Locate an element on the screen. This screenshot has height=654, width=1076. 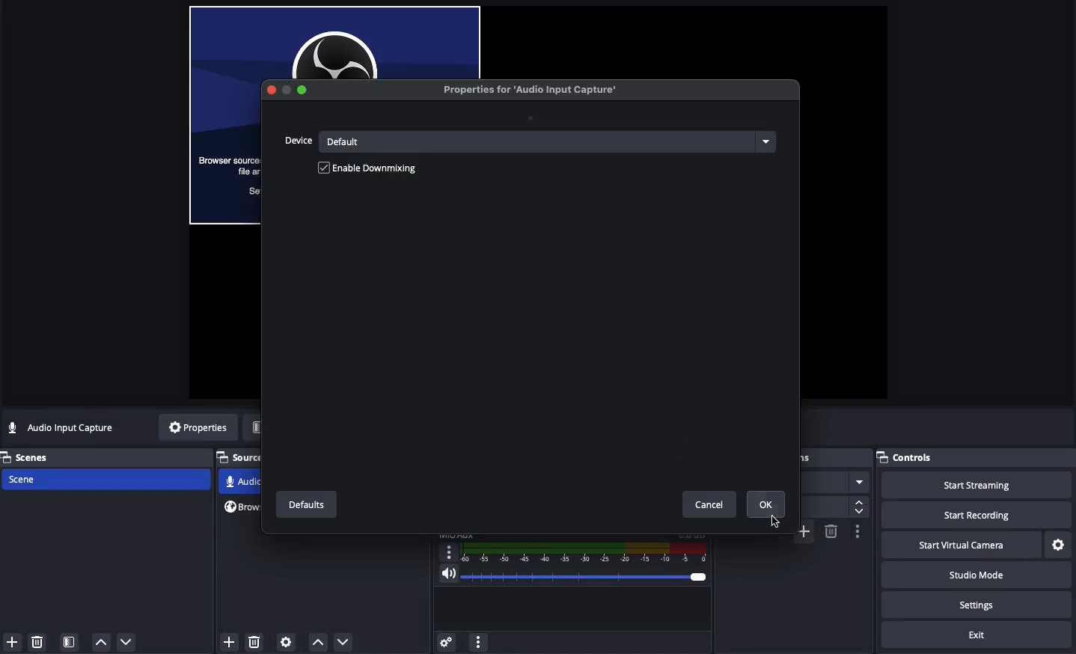
Scenes is located at coordinates (35, 457).